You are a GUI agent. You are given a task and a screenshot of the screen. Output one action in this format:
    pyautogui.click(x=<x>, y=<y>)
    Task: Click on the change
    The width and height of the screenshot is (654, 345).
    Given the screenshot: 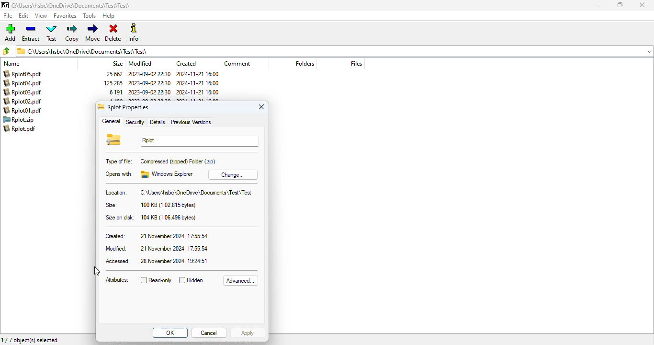 What is the action you would take?
    pyautogui.click(x=231, y=175)
    